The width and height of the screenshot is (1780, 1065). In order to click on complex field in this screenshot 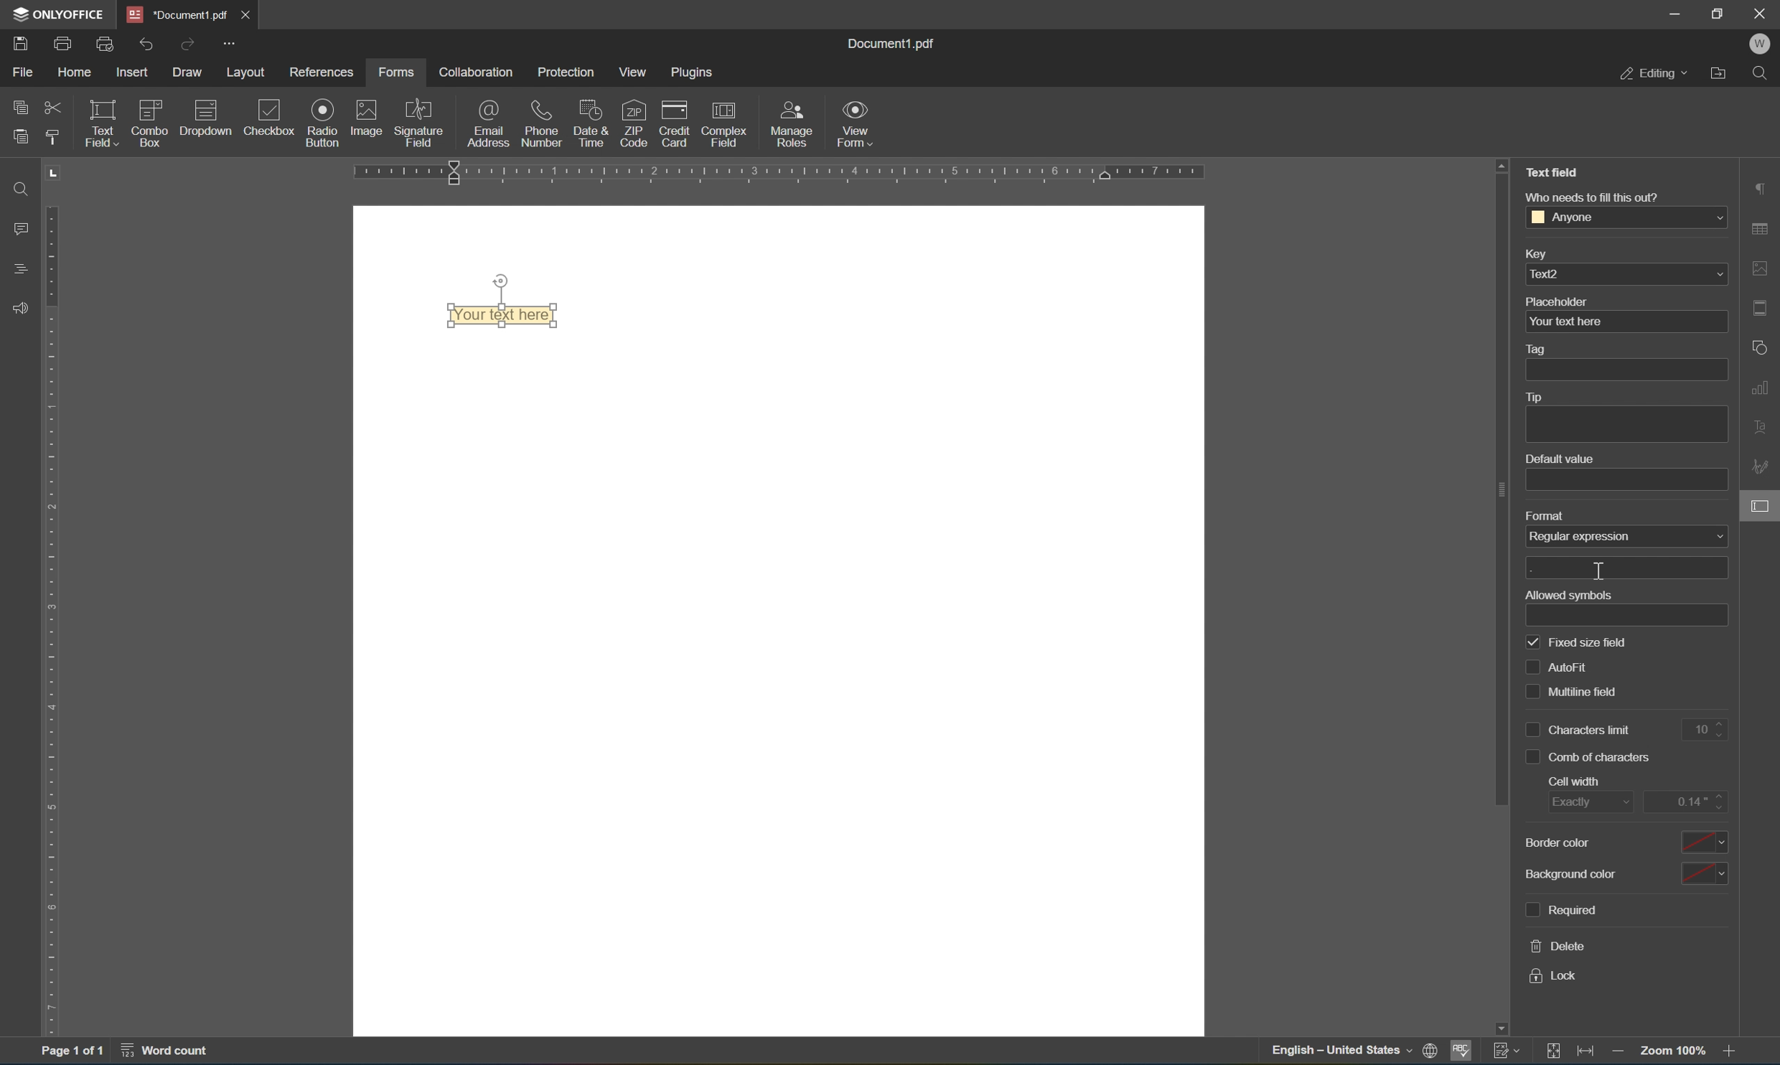, I will do `click(723, 123)`.